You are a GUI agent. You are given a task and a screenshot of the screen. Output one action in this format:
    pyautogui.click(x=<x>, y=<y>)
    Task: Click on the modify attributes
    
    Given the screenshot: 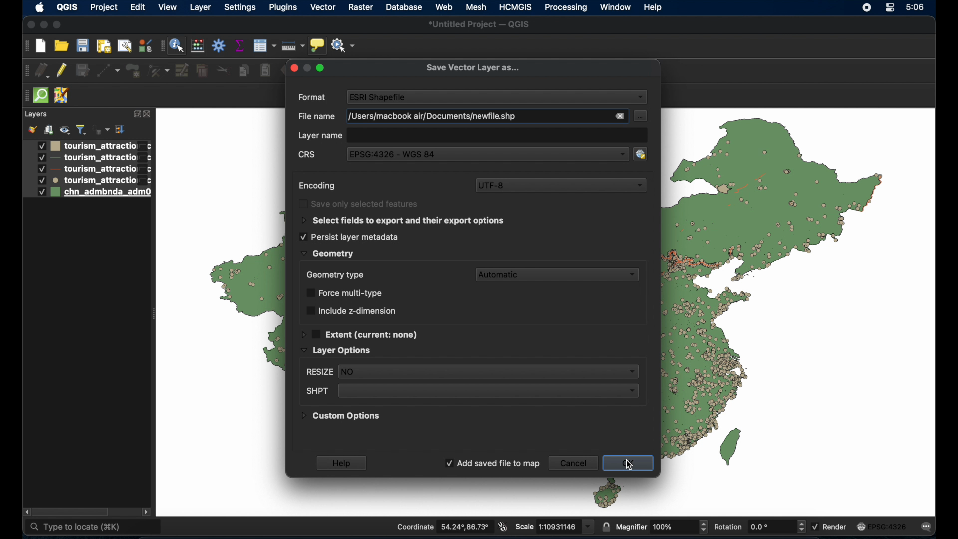 What is the action you would take?
    pyautogui.click(x=182, y=70)
    